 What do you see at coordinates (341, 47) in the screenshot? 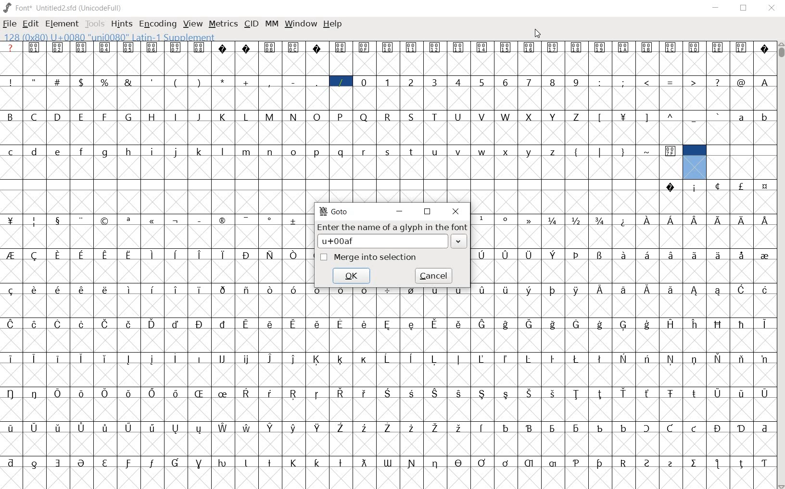
I see `Symbol` at bounding box center [341, 47].